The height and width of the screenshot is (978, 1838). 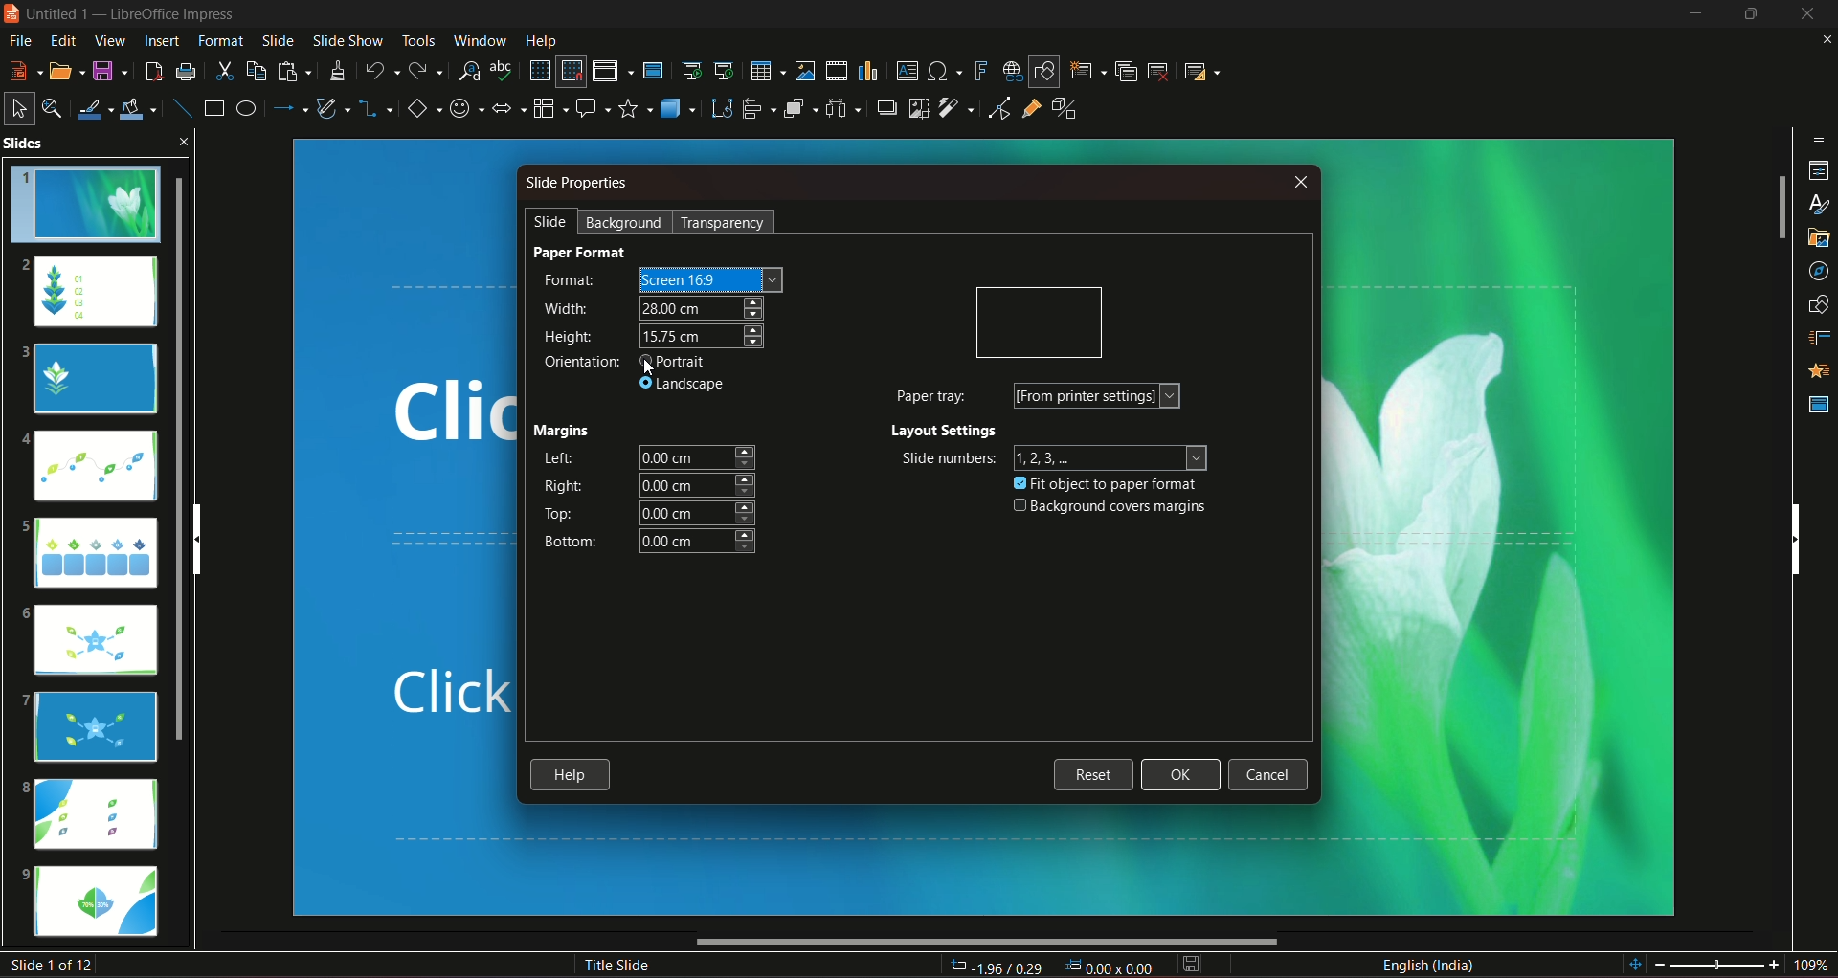 What do you see at coordinates (220, 40) in the screenshot?
I see `format` at bounding box center [220, 40].